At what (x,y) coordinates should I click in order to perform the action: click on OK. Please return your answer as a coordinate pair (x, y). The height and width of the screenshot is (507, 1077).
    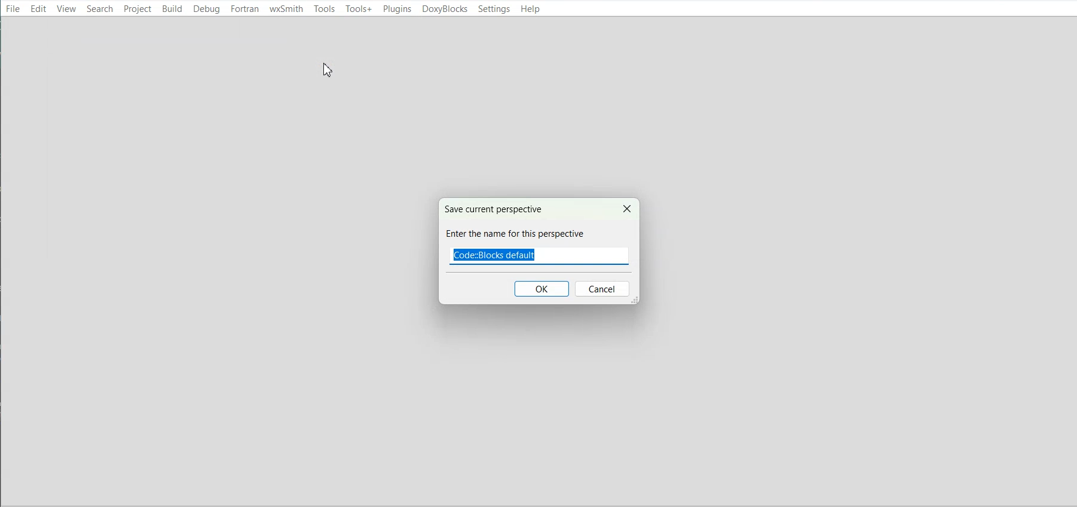
    Looking at the image, I should click on (542, 288).